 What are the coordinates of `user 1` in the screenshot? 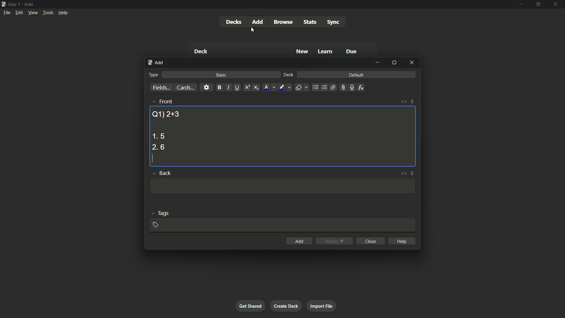 It's located at (14, 3).